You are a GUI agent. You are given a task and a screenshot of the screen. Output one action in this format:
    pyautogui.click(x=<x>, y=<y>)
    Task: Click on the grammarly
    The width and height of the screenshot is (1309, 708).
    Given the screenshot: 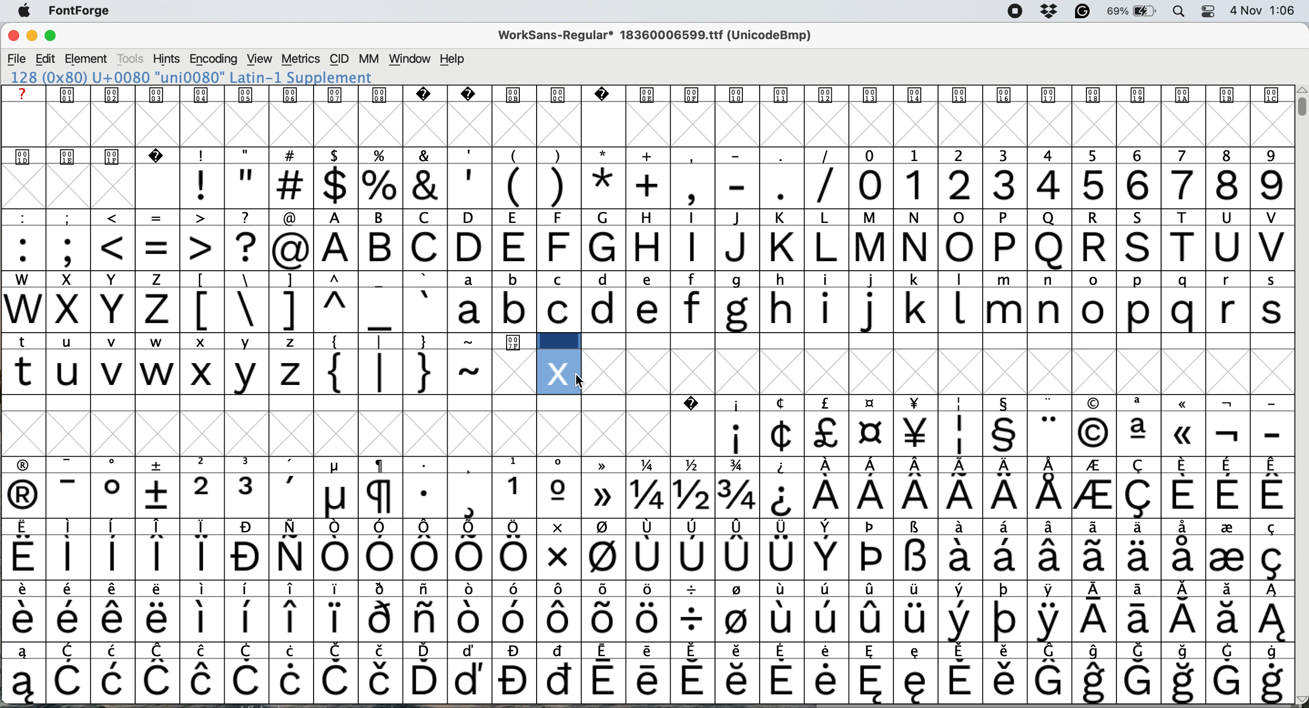 What is the action you would take?
    pyautogui.click(x=1081, y=12)
    